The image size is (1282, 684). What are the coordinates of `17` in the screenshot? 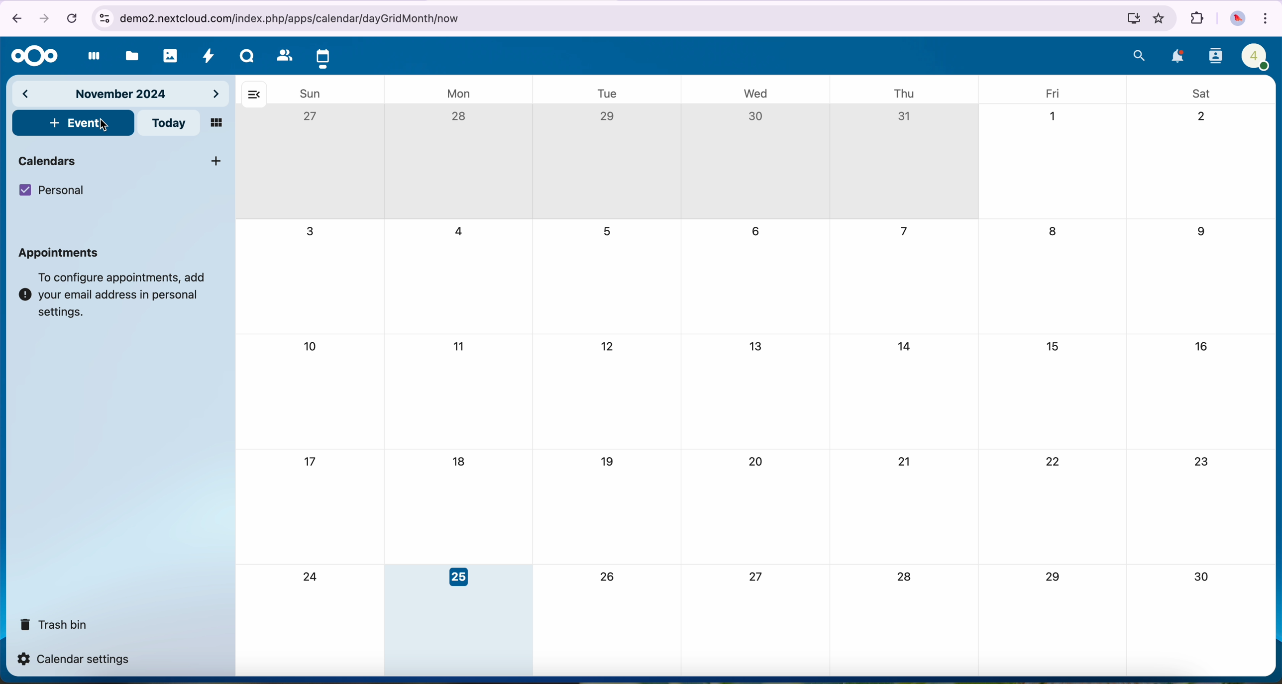 It's located at (312, 463).